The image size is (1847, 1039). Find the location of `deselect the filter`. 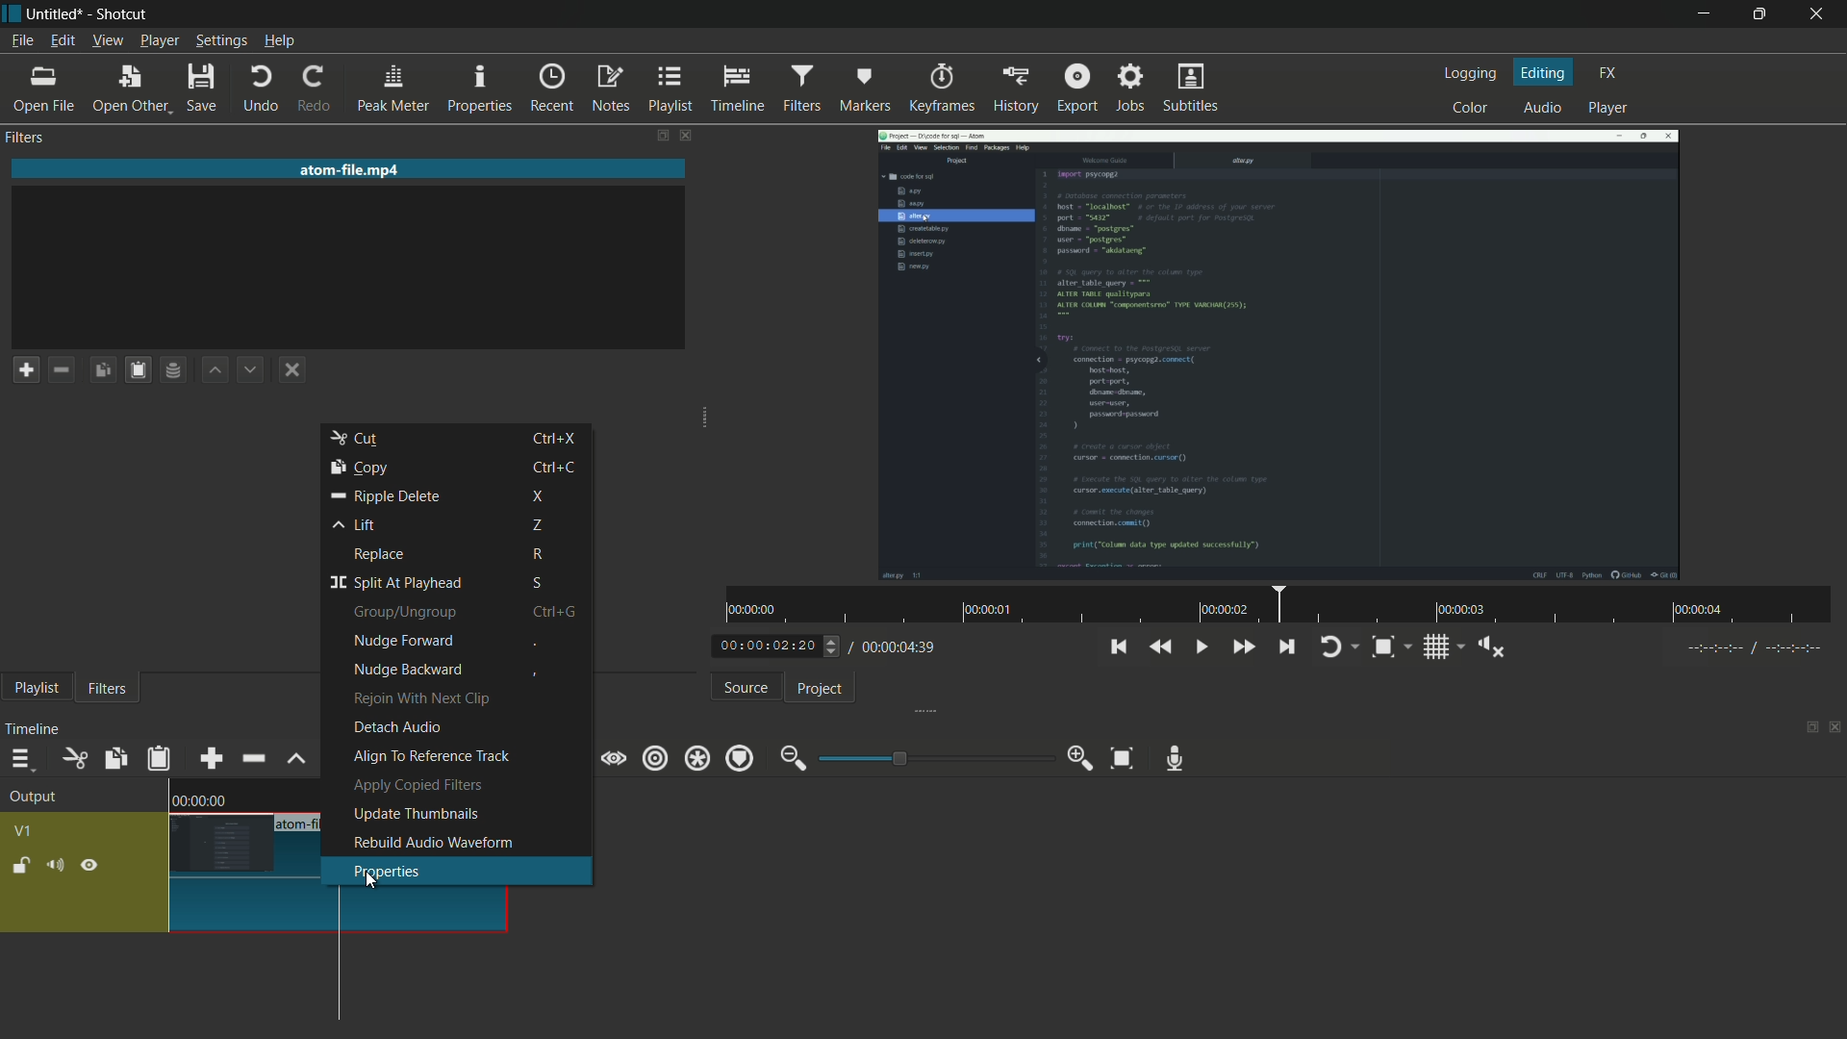

deselect the filter is located at coordinates (291, 368).